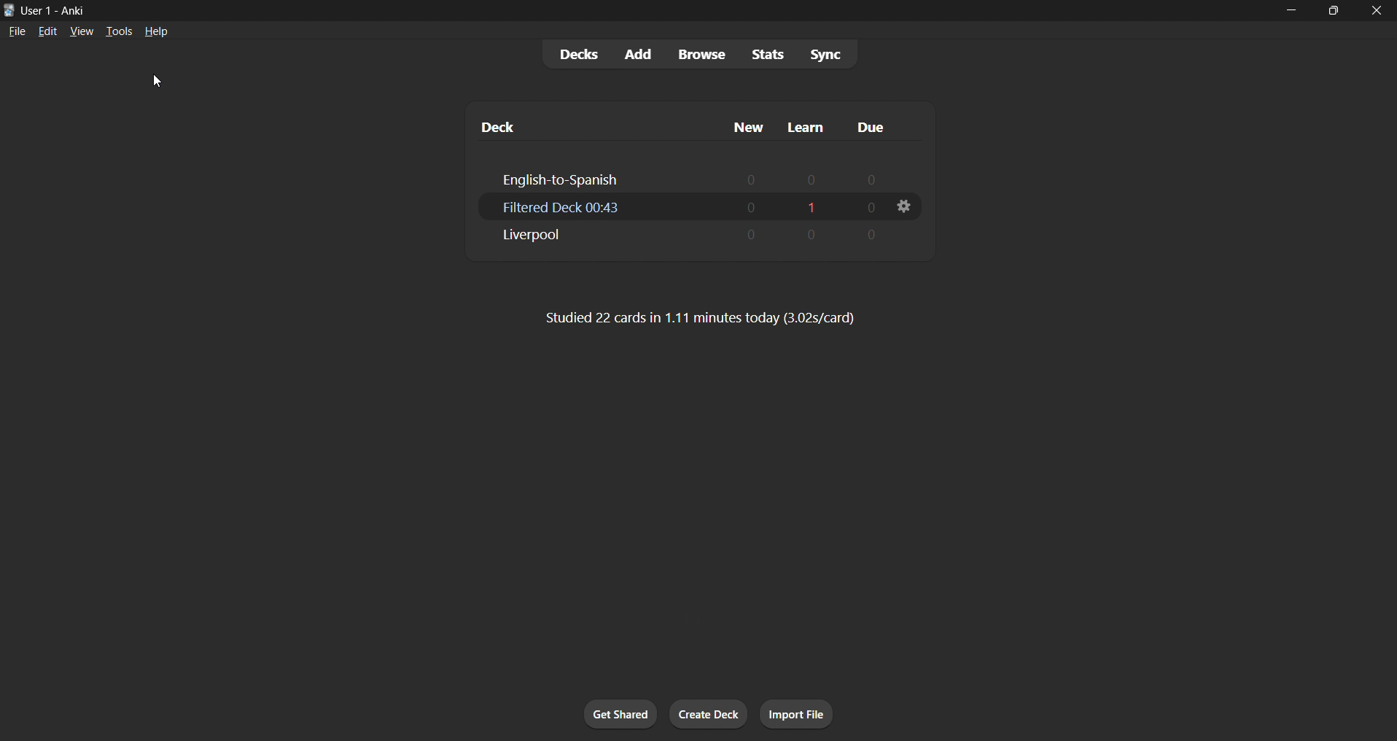 The image size is (1397, 741). What do you see at coordinates (752, 206) in the screenshot?
I see `0` at bounding box center [752, 206].